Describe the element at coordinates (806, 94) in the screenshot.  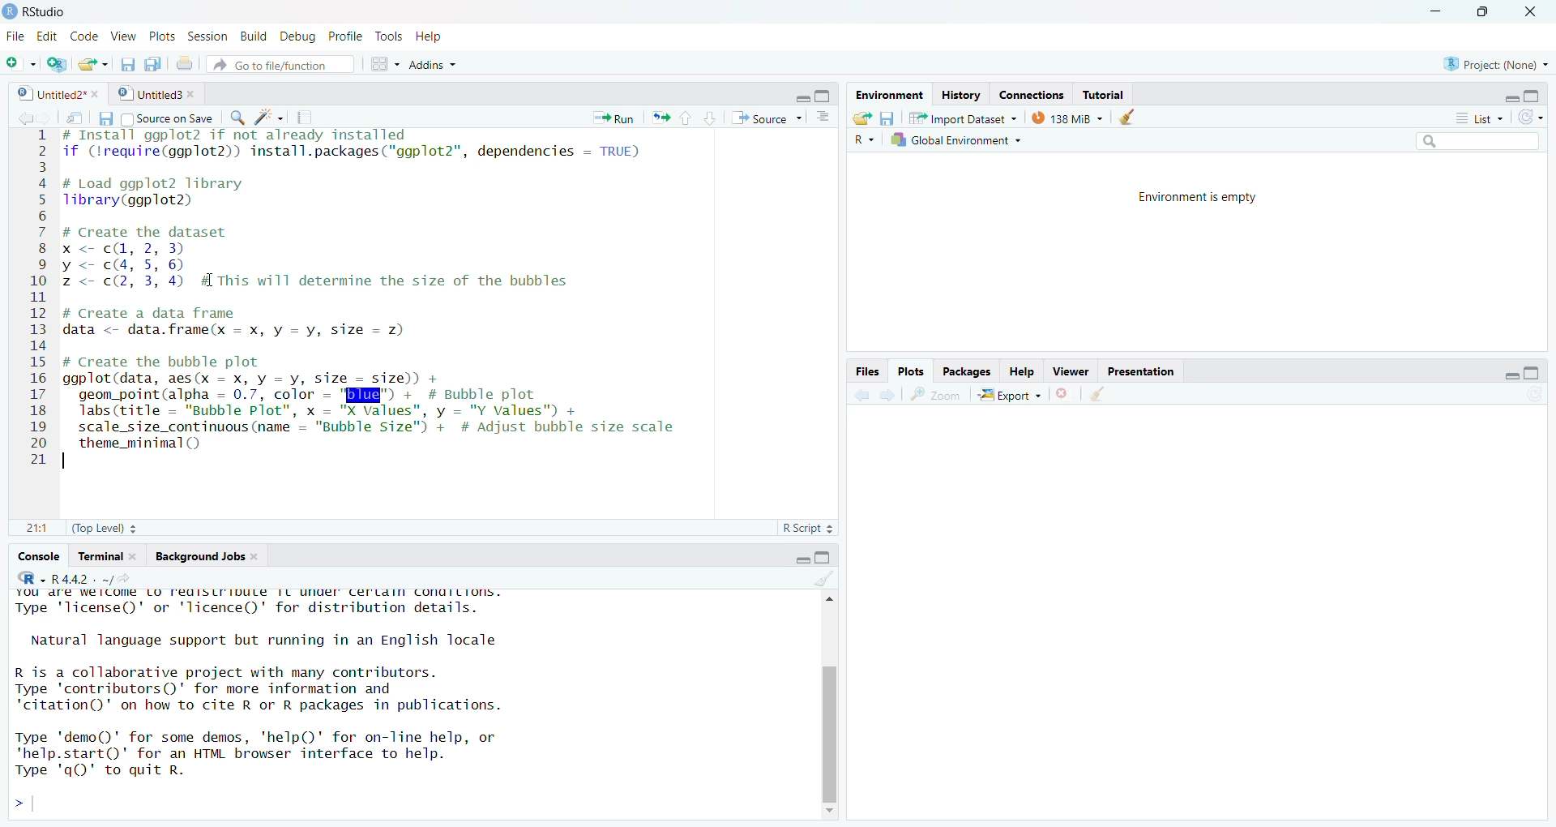
I see `minimize/maximize` at that location.